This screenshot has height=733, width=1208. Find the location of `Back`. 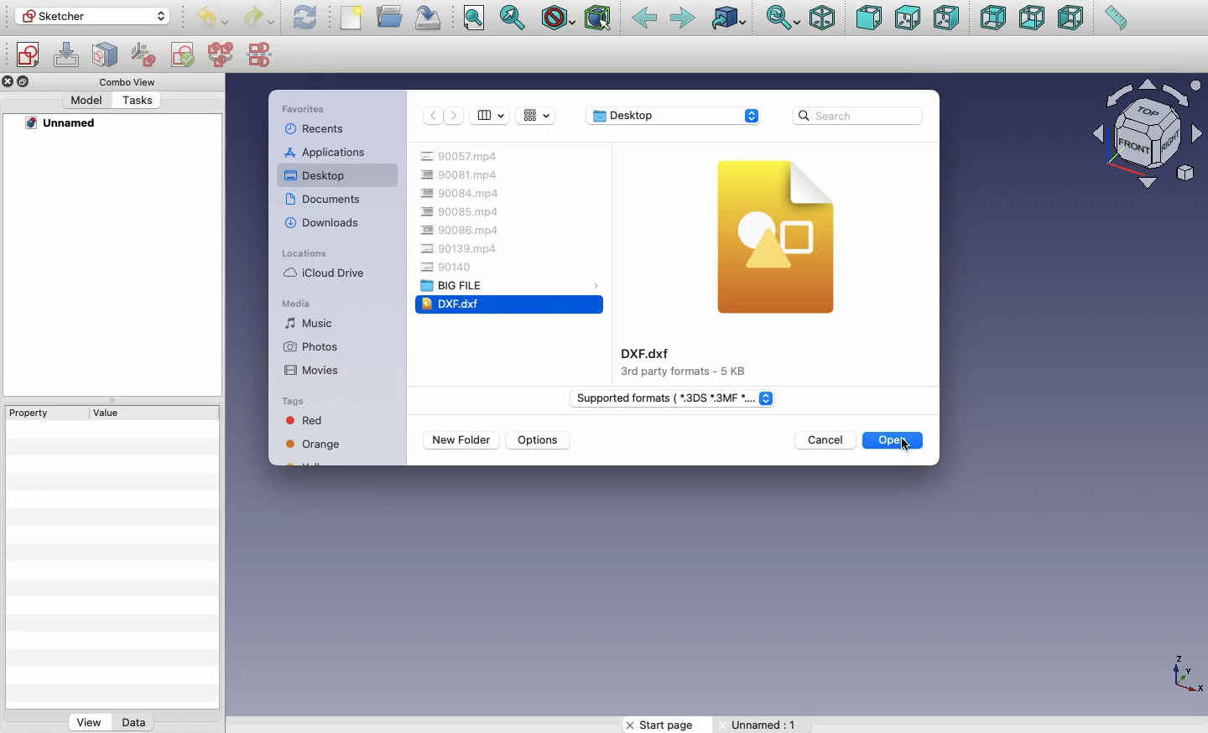

Back is located at coordinates (646, 19).